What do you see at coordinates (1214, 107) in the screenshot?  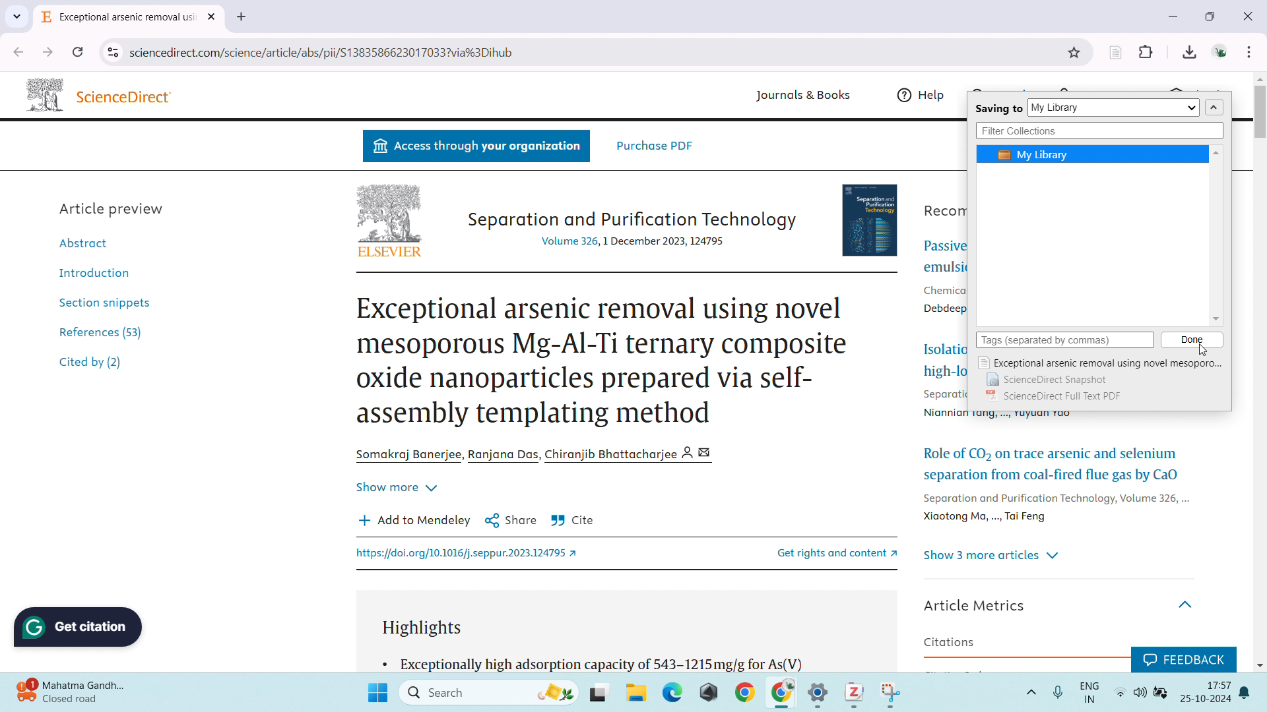 I see `collapse` at bounding box center [1214, 107].